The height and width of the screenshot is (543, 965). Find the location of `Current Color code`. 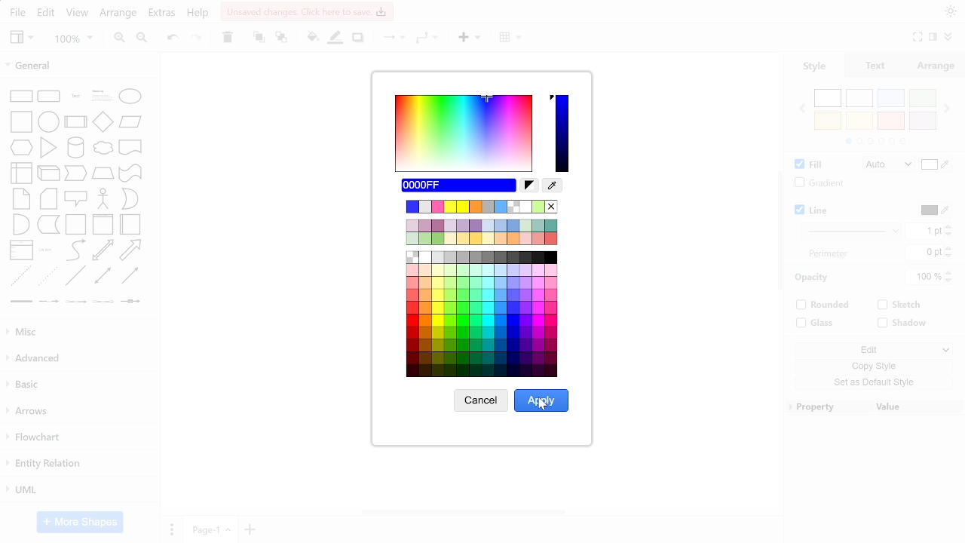

Current Color code is located at coordinates (459, 186).